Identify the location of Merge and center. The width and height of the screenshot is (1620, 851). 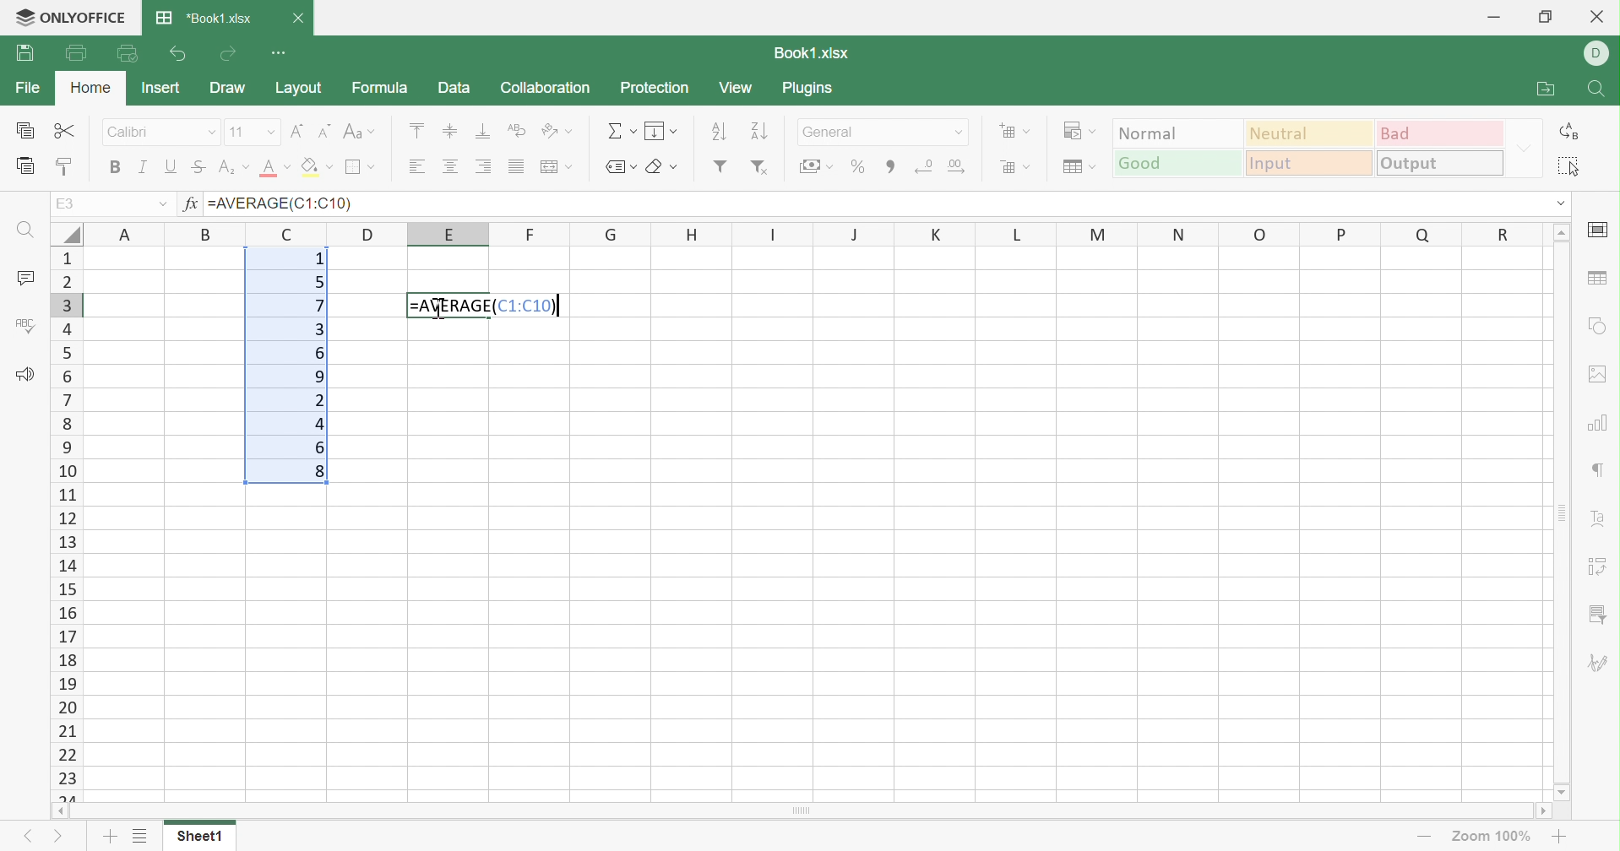
(554, 167).